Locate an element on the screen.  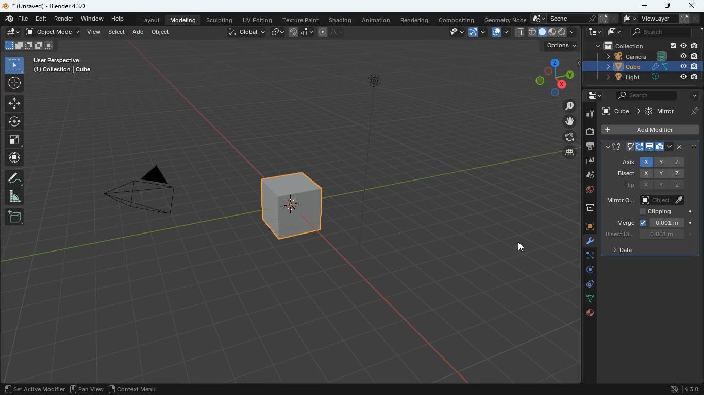
view is located at coordinates (454, 32).